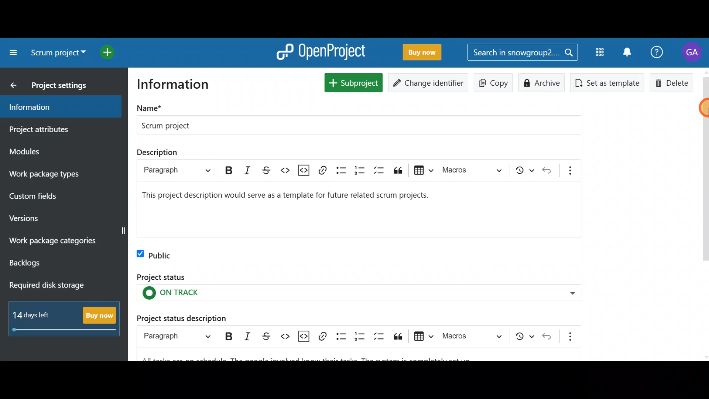 The width and height of the screenshot is (709, 399). What do you see at coordinates (672, 82) in the screenshot?
I see `Delete` at bounding box center [672, 82].